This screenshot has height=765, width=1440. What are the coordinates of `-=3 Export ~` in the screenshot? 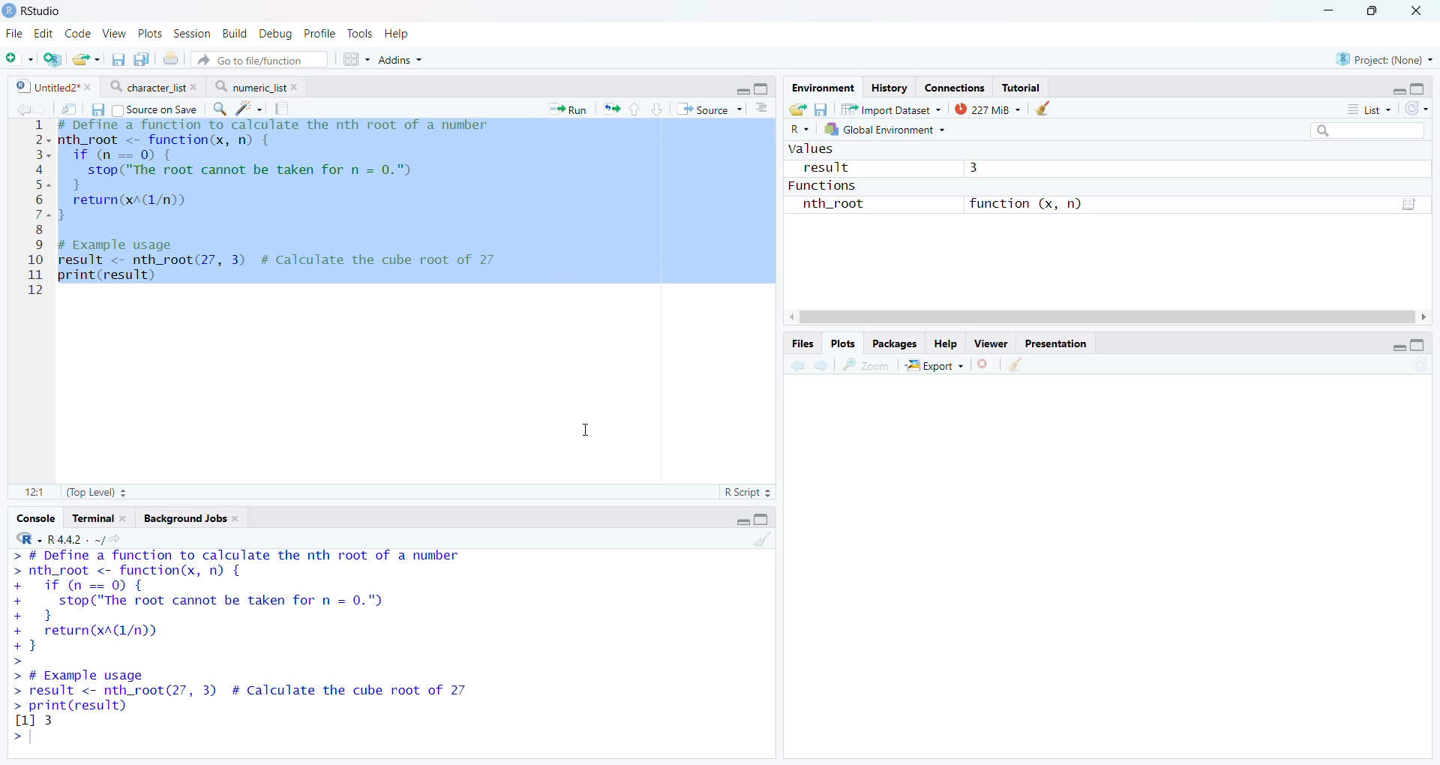 It's located at (934, 366).